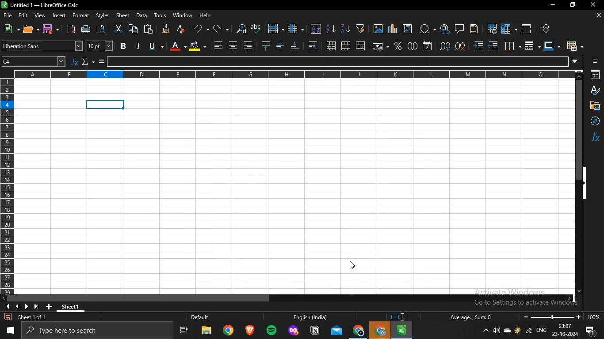  What do you see at coordinates (42, 5) in the screenshot?
I see `Untitled 1 — LibreOffice Calc` at bounding box center [42, 5].